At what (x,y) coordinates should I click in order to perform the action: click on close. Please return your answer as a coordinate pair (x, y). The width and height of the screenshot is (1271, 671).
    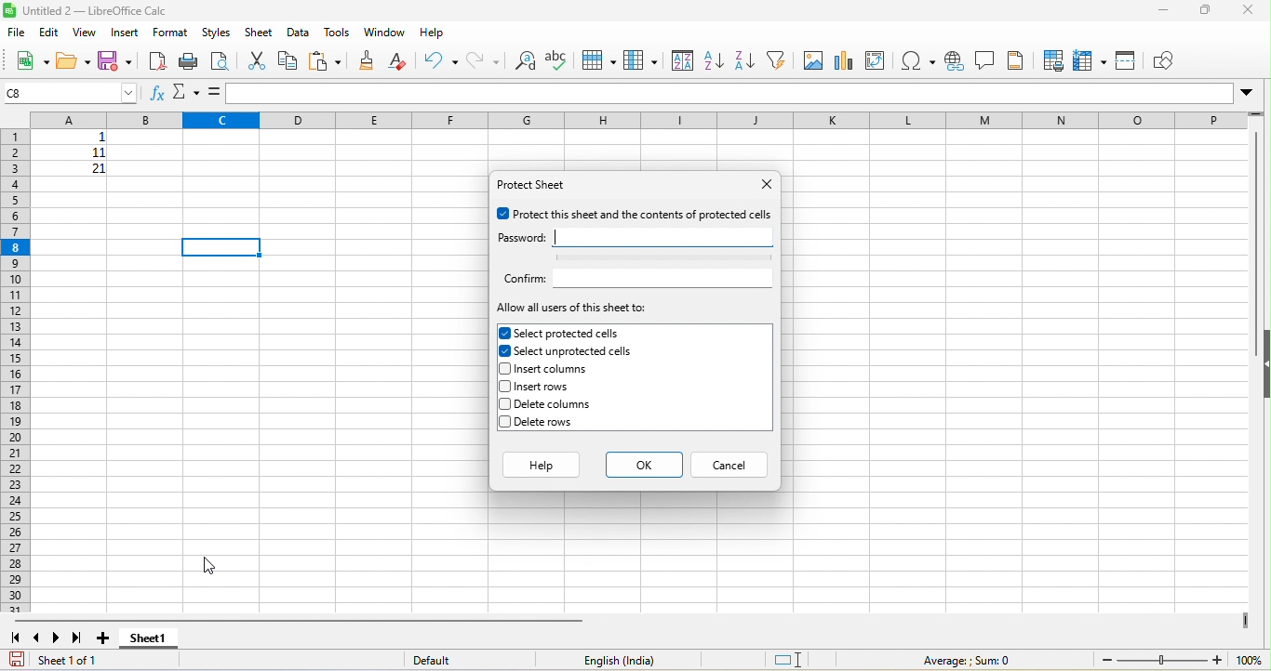
    Looking at the image, I should click on (1251, 10).